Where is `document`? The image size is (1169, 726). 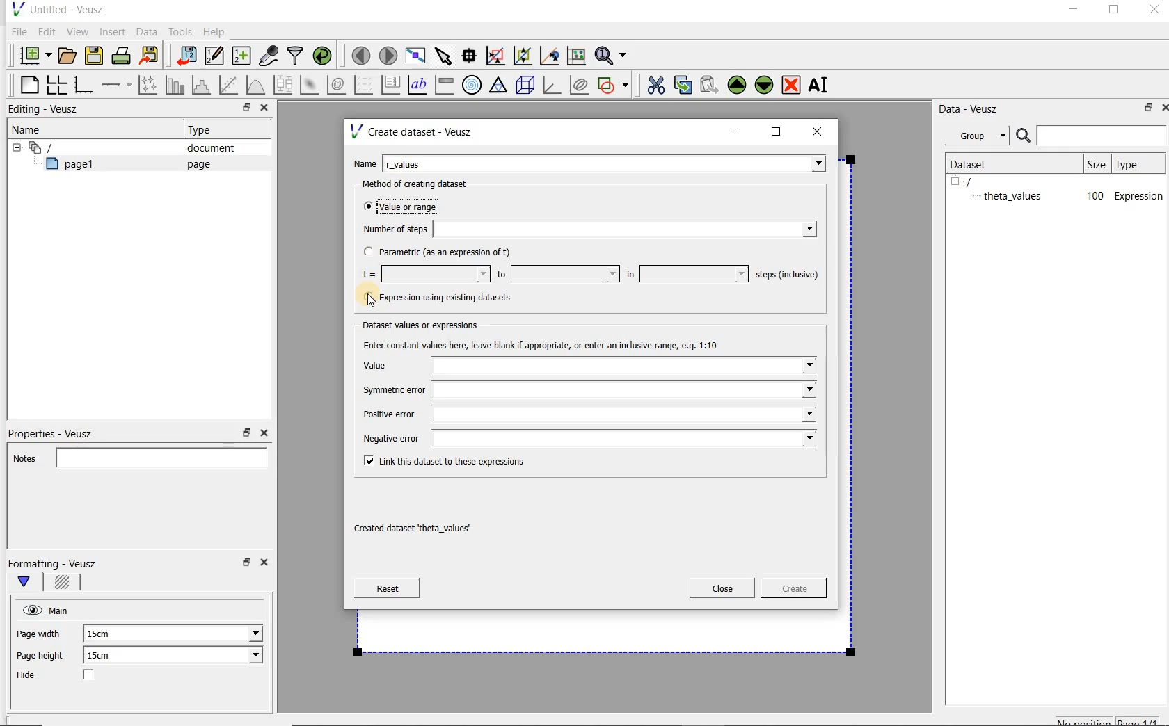 document is located at coordinates (205, 148).